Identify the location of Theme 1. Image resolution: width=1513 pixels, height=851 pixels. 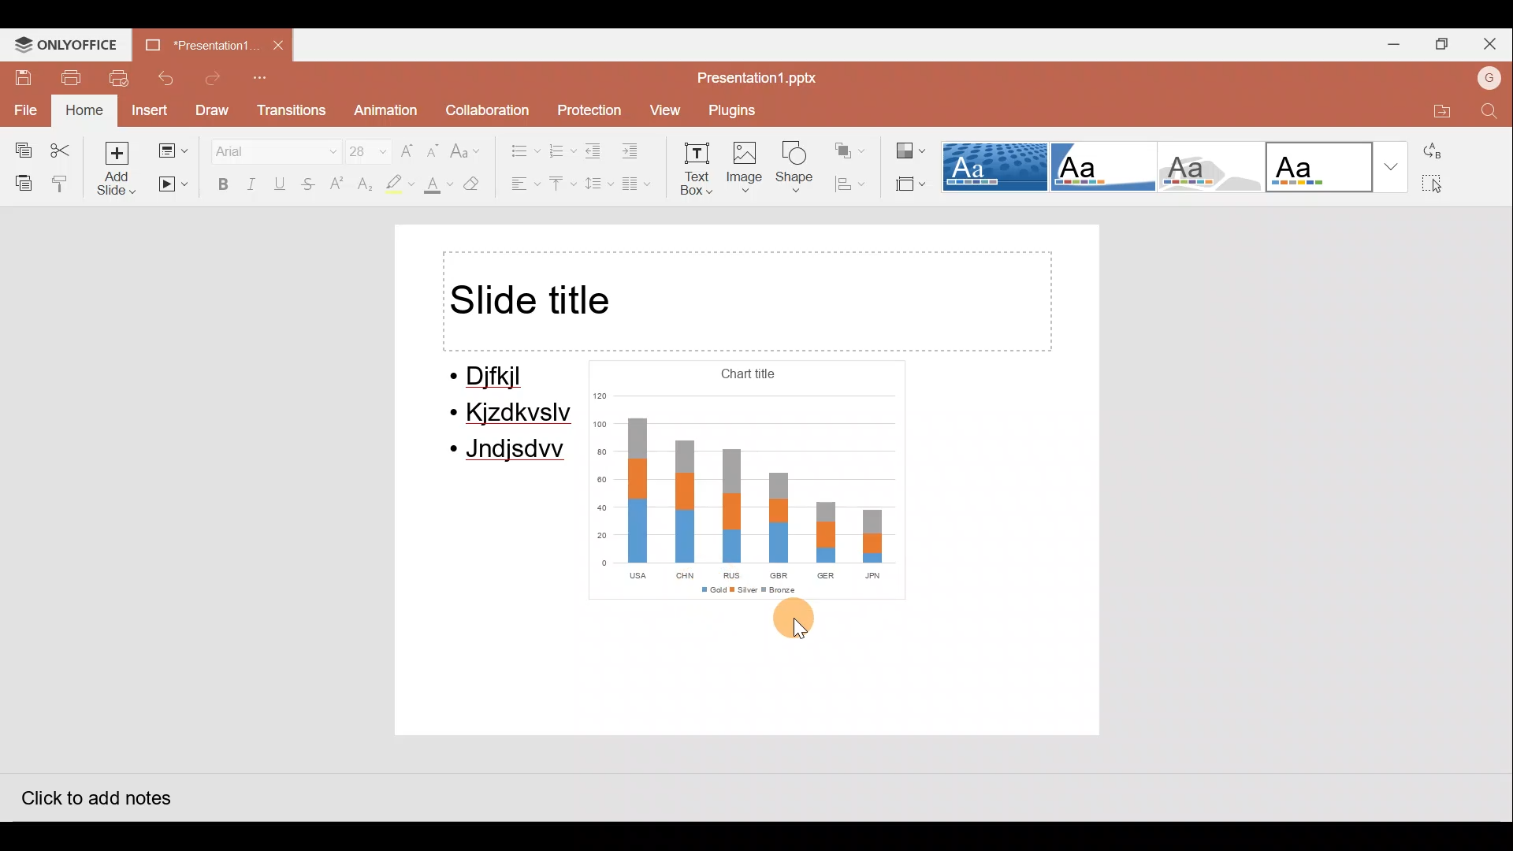
(996, 169).